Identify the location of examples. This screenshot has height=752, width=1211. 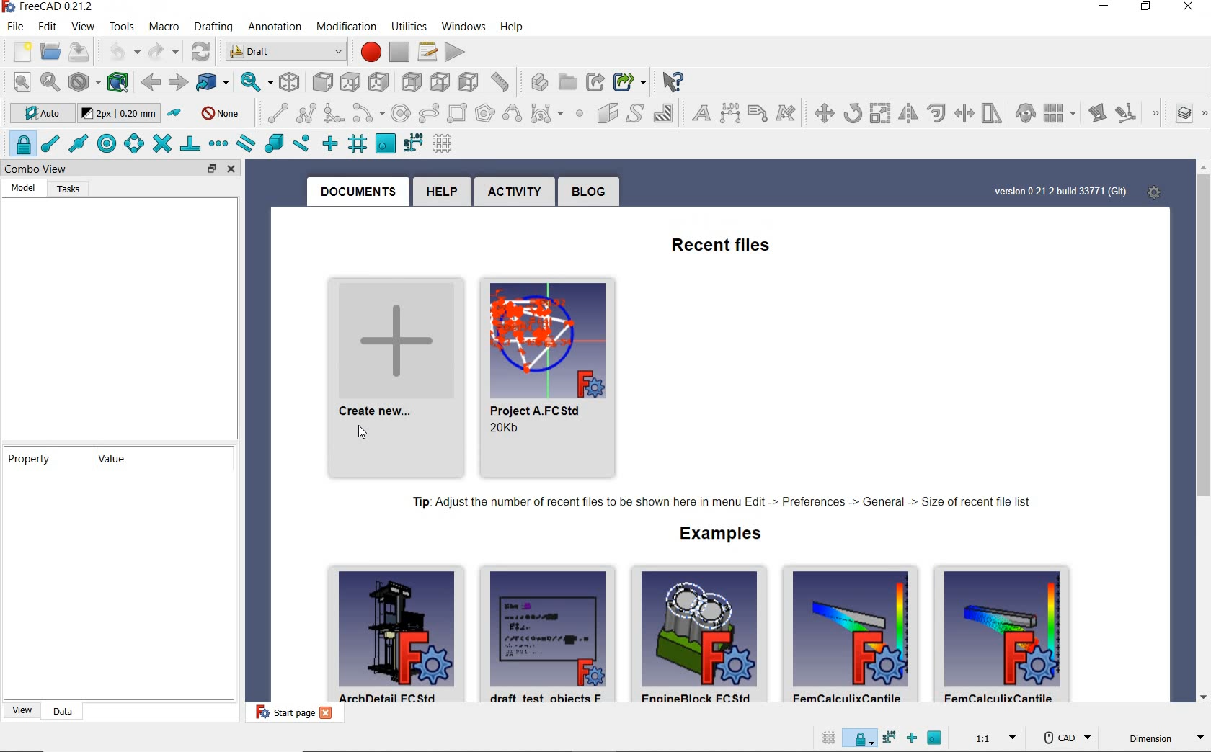
(734, 534).